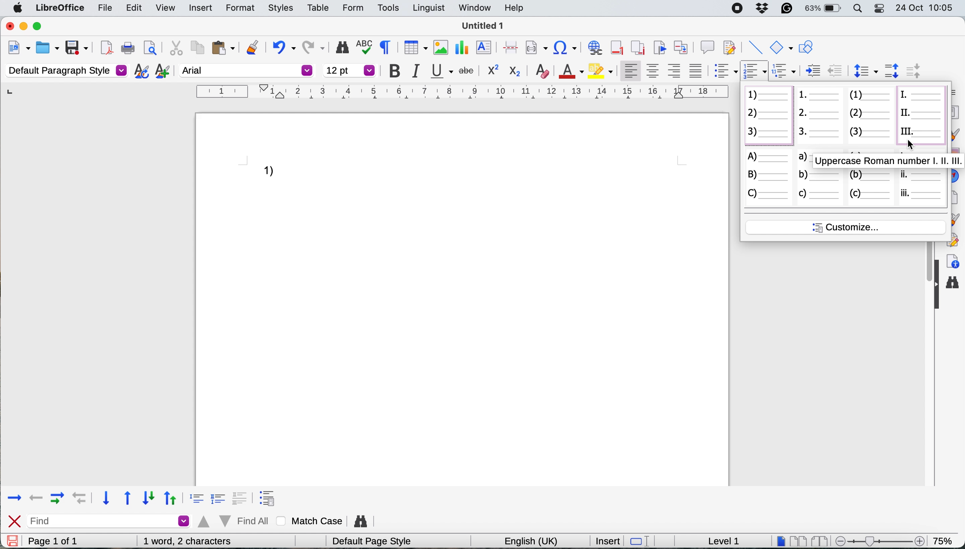 The image size is (965, 549). What do you see at coordinates (872, 115) in the screenshot?
I see `numbered list` at bounding box center [872, 115].